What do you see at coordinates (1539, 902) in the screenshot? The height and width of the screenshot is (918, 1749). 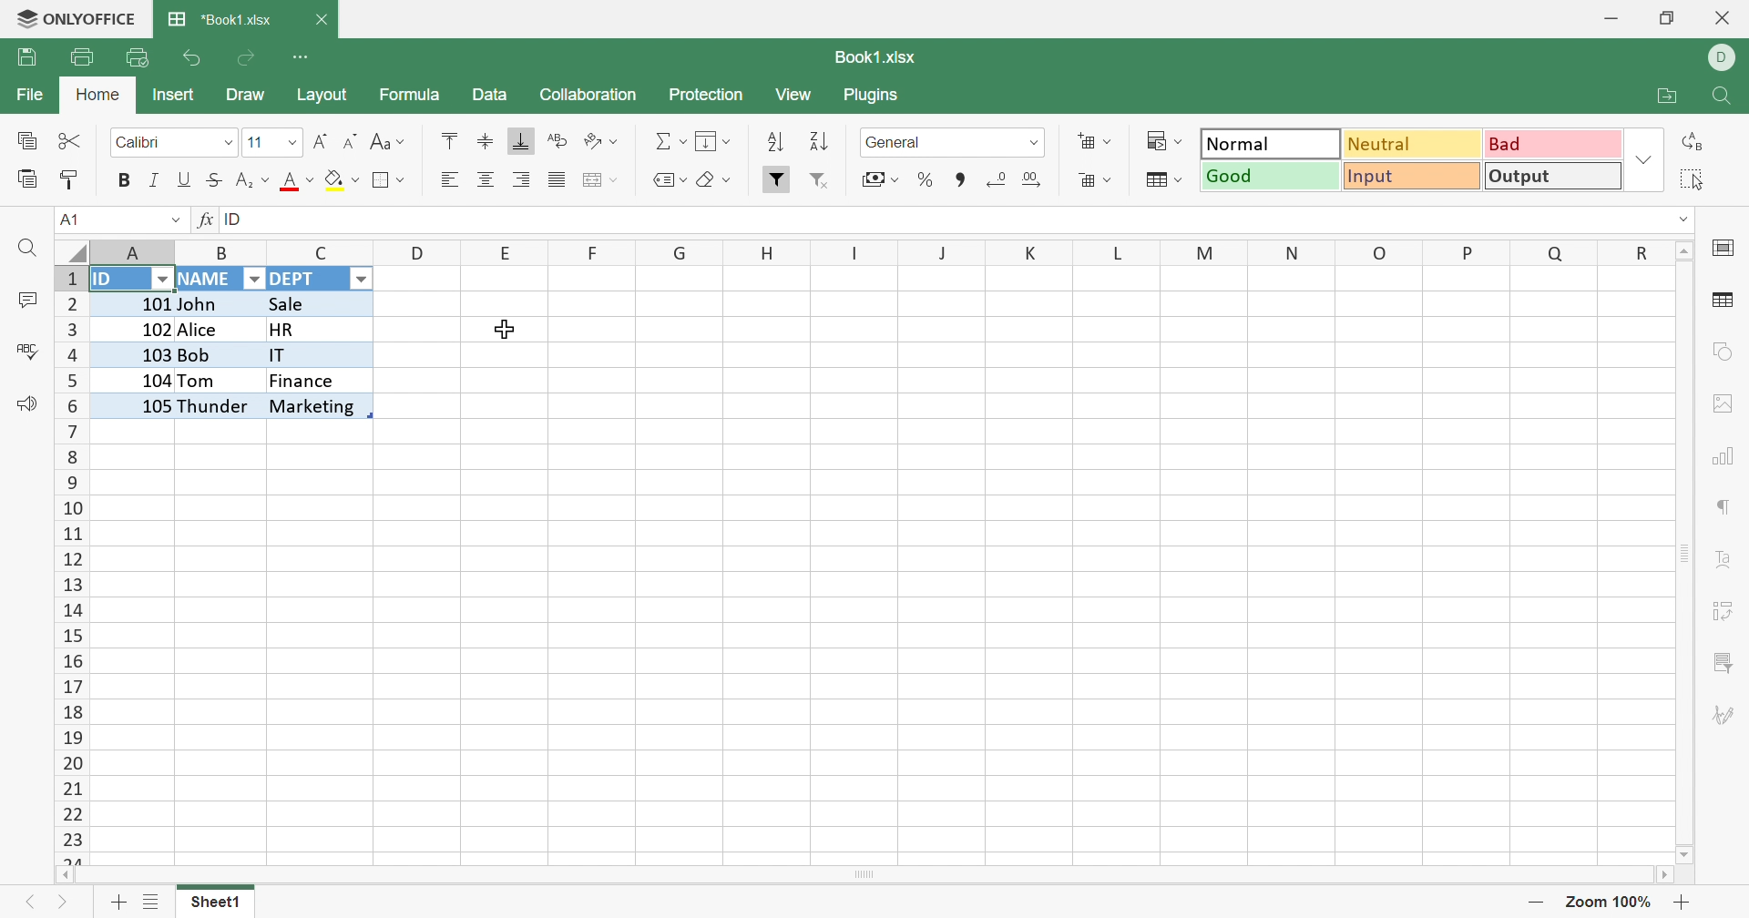 I see `Zoom out` at bounding box center [1539, 902].